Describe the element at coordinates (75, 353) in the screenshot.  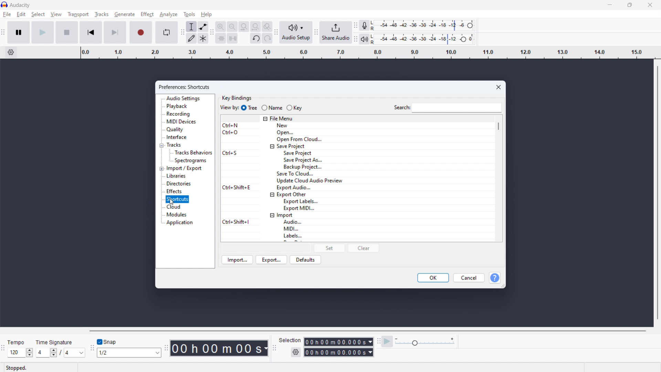
I see `set time signature` at that location.